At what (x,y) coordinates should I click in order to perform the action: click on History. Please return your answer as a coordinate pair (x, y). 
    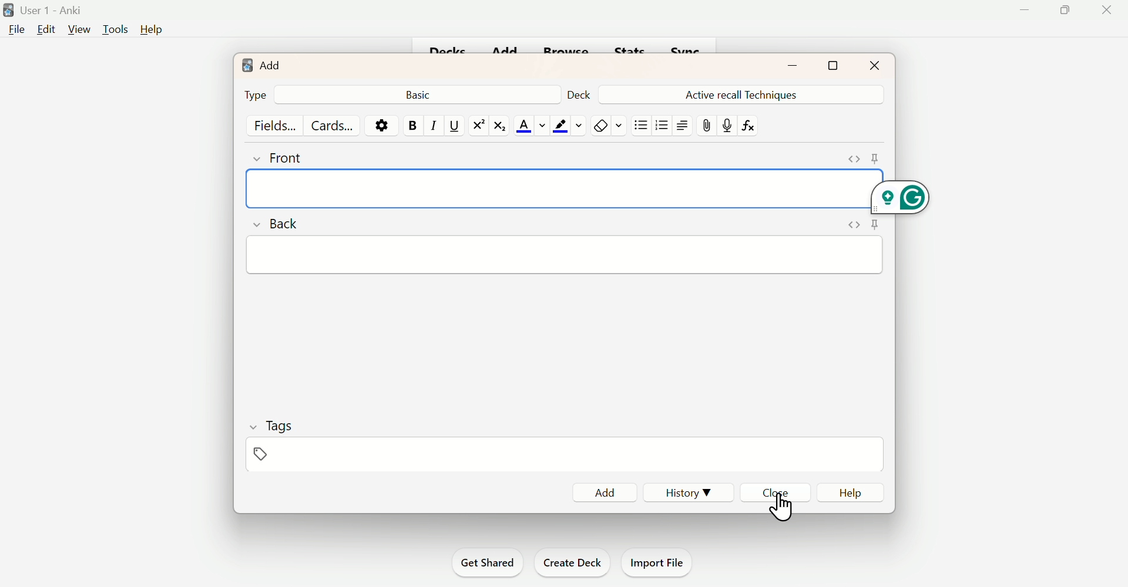
    Looking at the image, I should click on (693, 494).